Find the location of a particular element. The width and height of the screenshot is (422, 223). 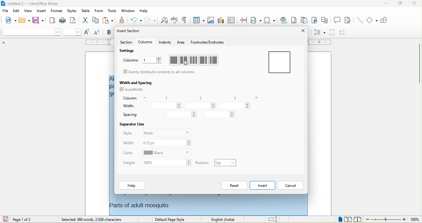

toggle formatting marks is located at coordinates (184, 19).